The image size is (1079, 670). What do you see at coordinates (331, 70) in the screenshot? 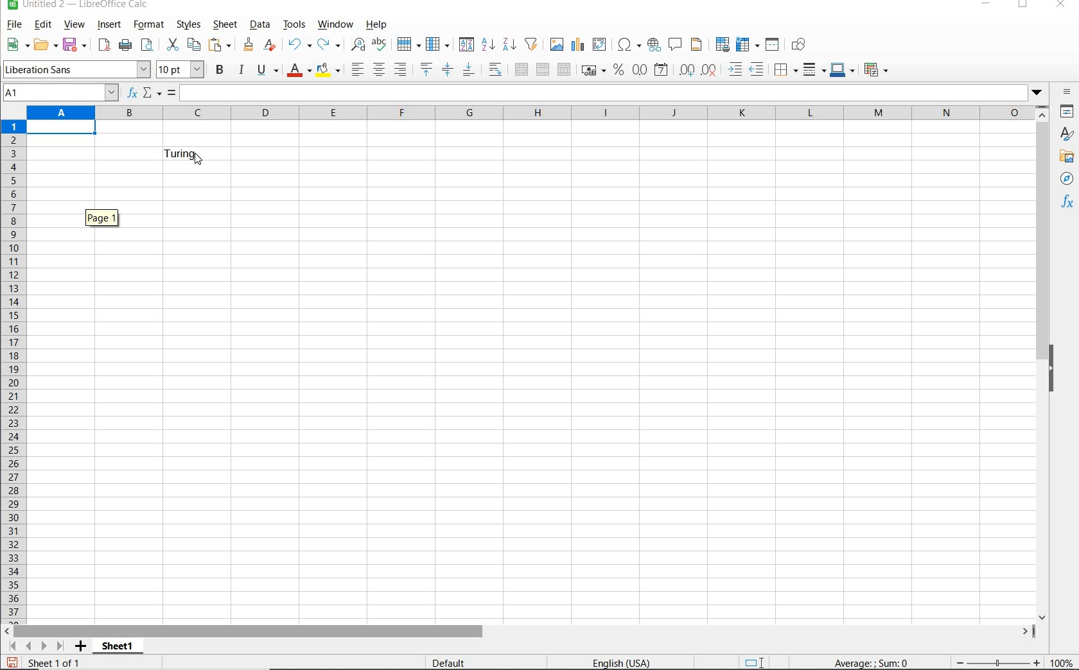
I see `BACKGROUND COLOR` at bounding box center [331, 70].